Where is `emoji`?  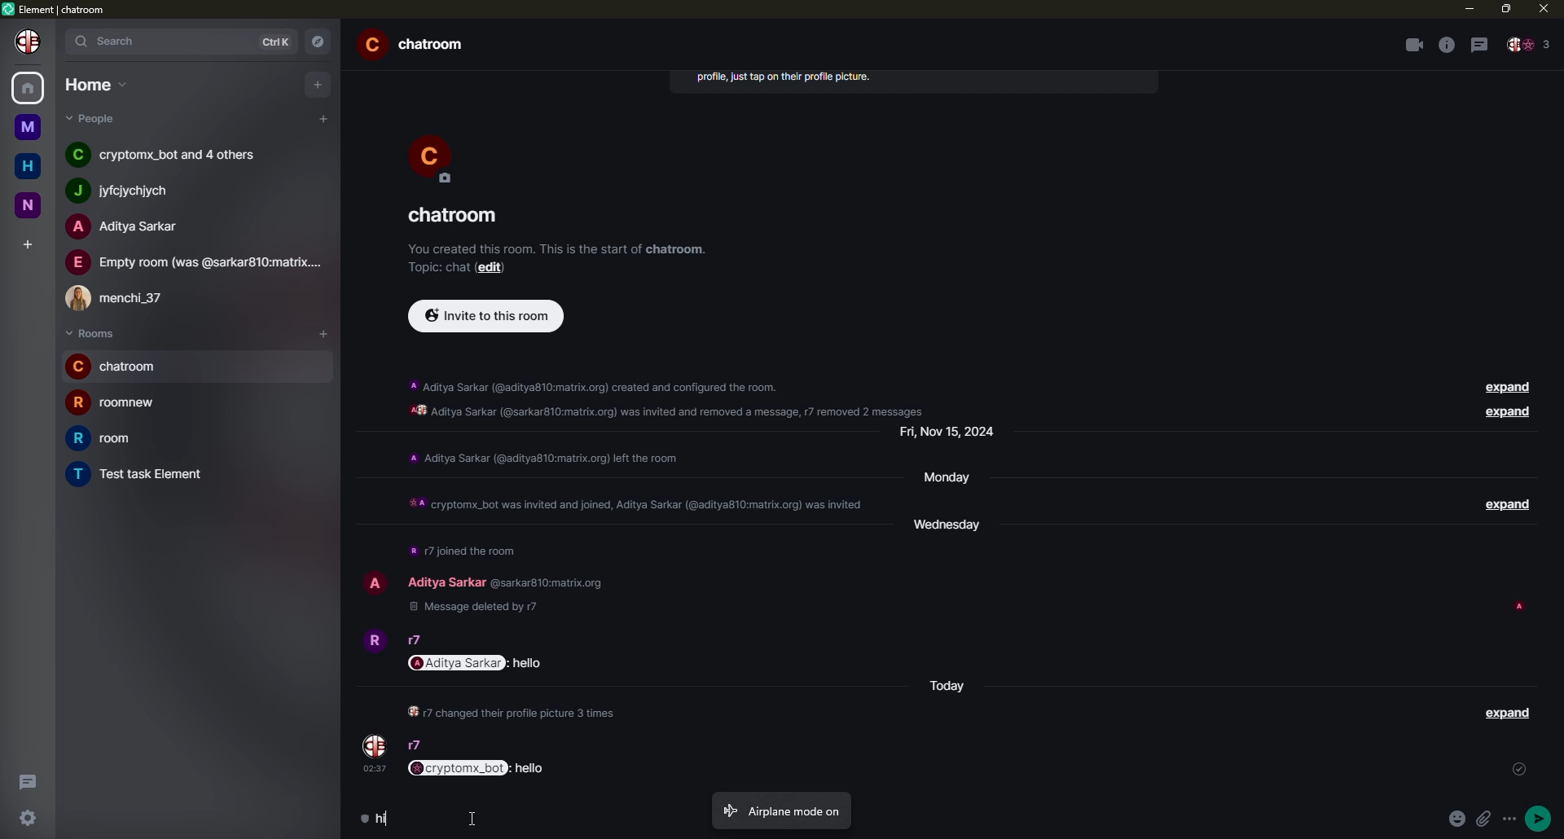 emoji is located at coordinates (1455, 819).